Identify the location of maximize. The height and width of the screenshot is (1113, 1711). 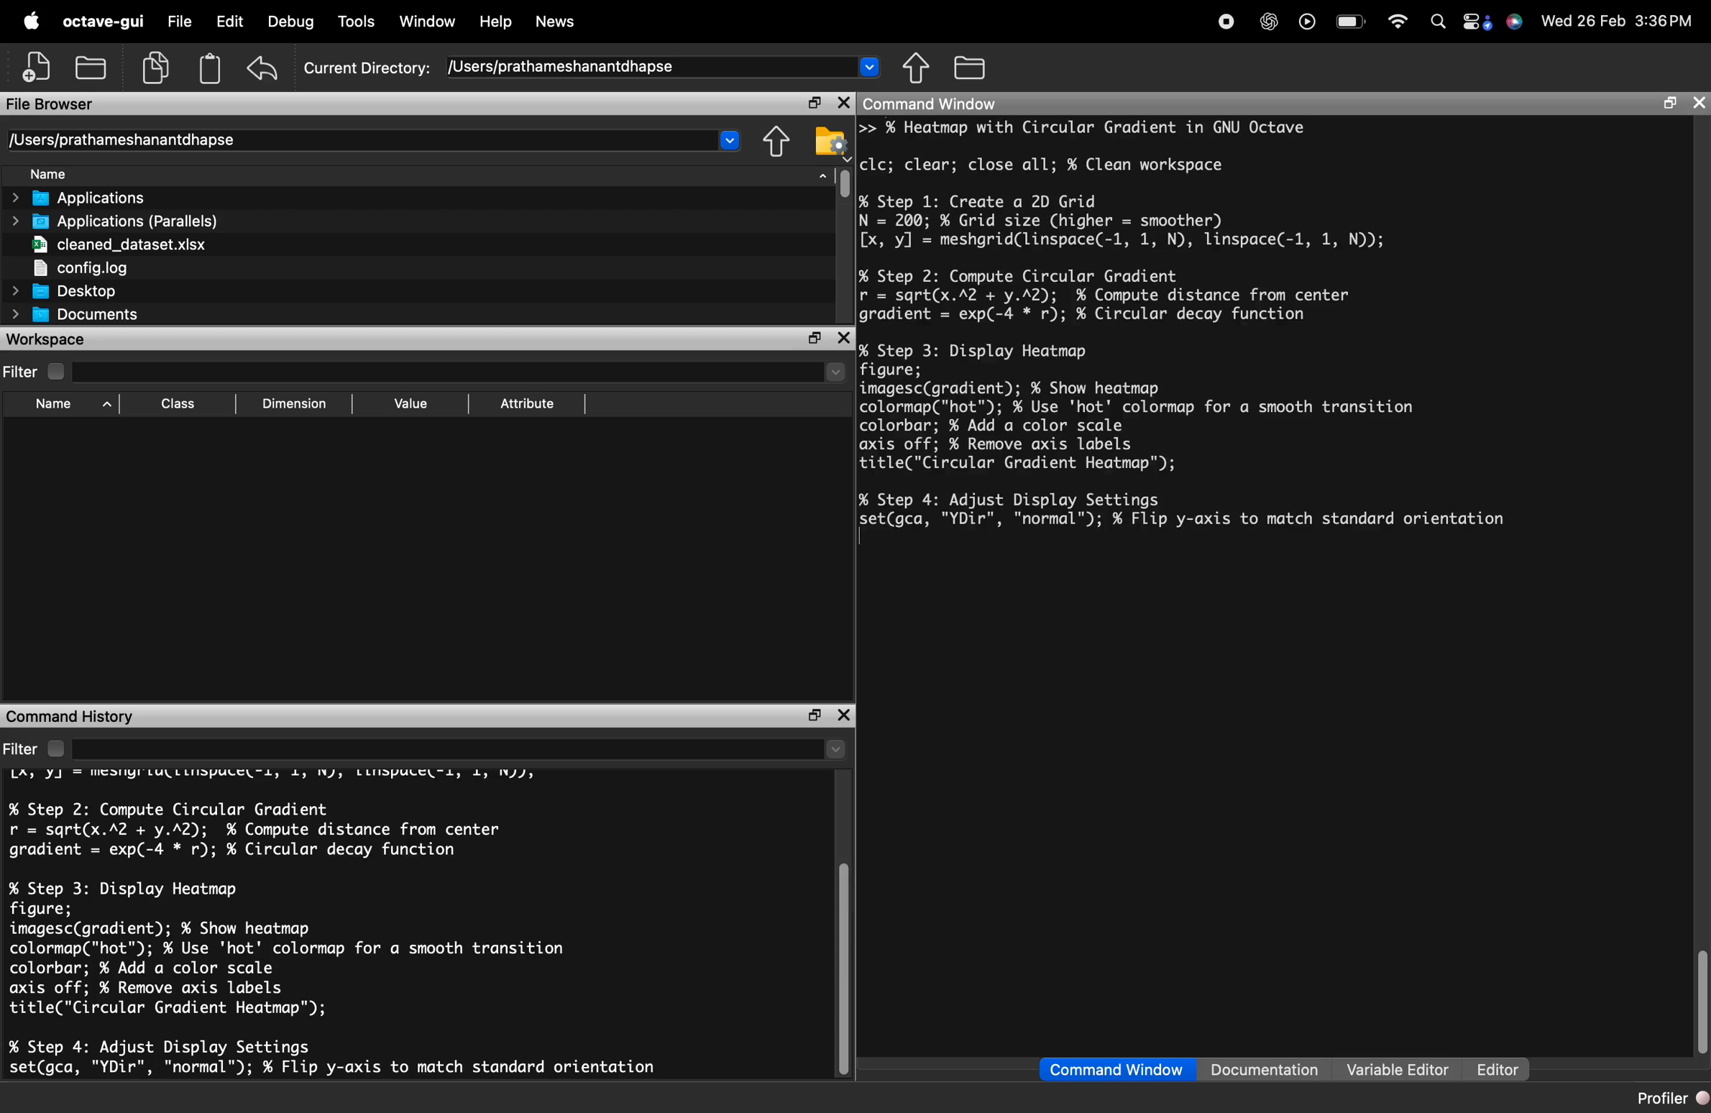
(1668, 103).